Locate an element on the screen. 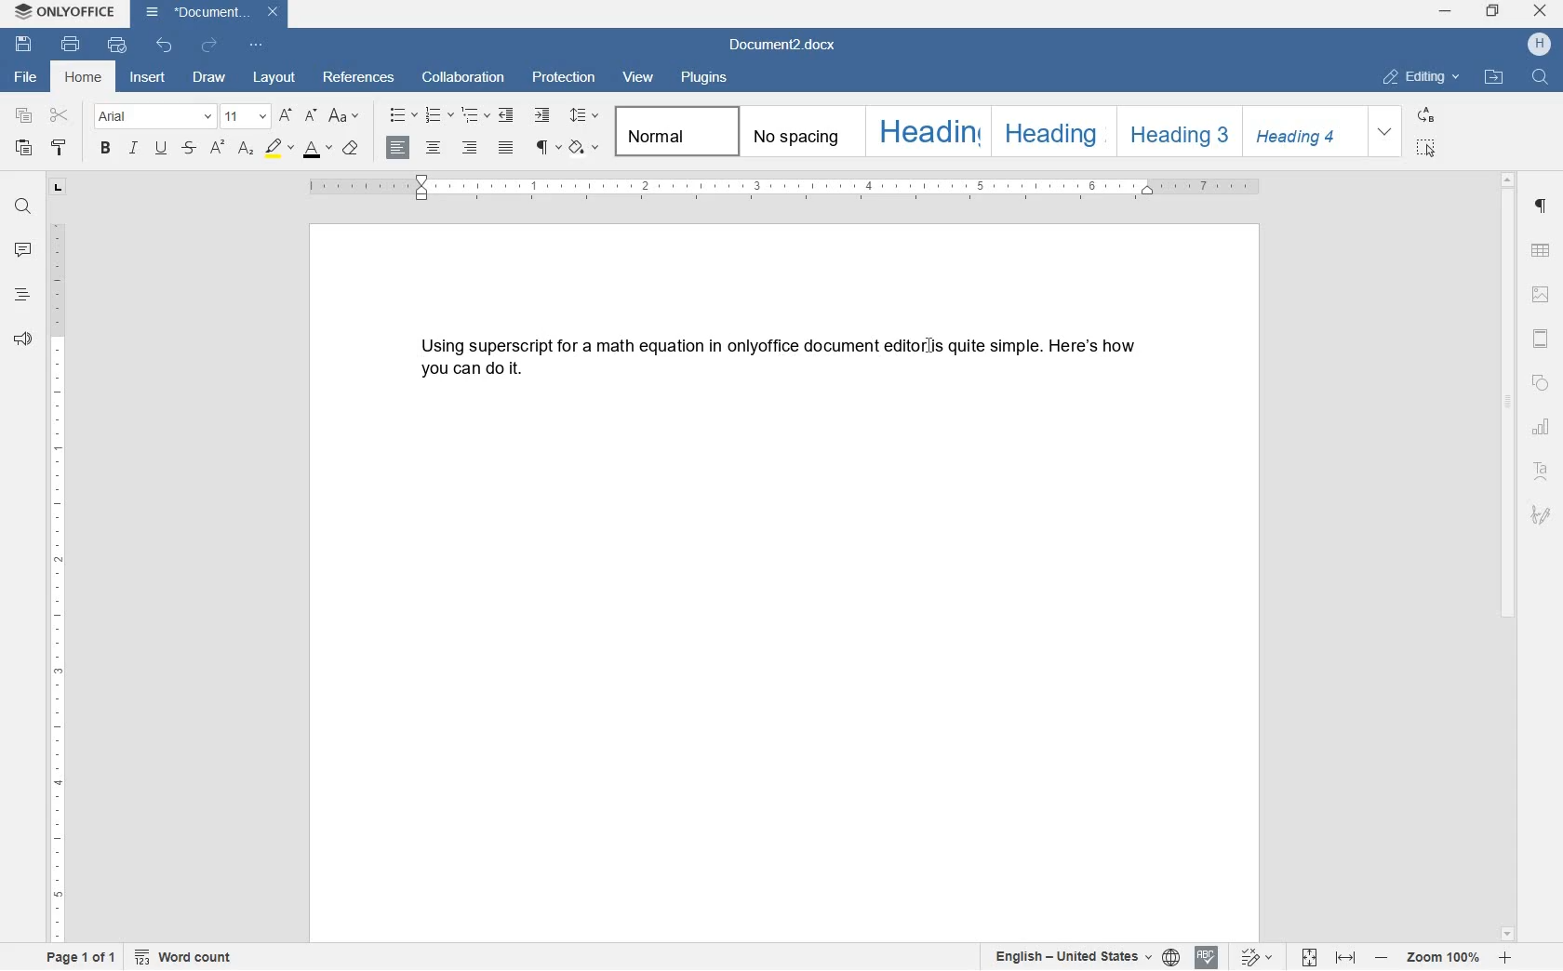  HEADING 2 is located at coordinates (1049, 130).